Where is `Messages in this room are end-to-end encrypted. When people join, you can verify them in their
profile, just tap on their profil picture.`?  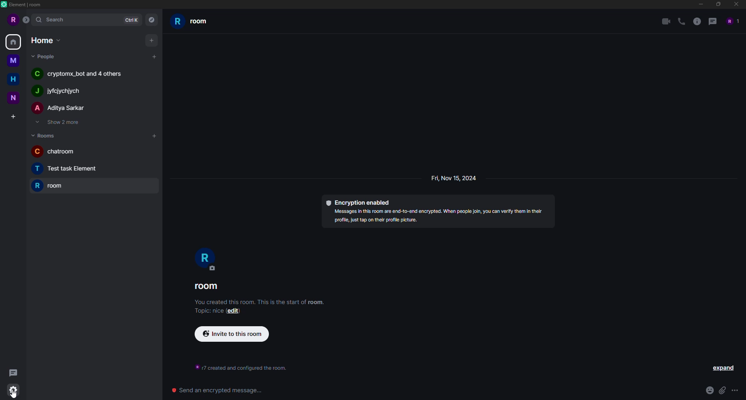 Messages in this room are end-to-end encrypted. When people join, you can verify them in their
profile, just tap on their profil picture. is located at coordinates (438, 217).